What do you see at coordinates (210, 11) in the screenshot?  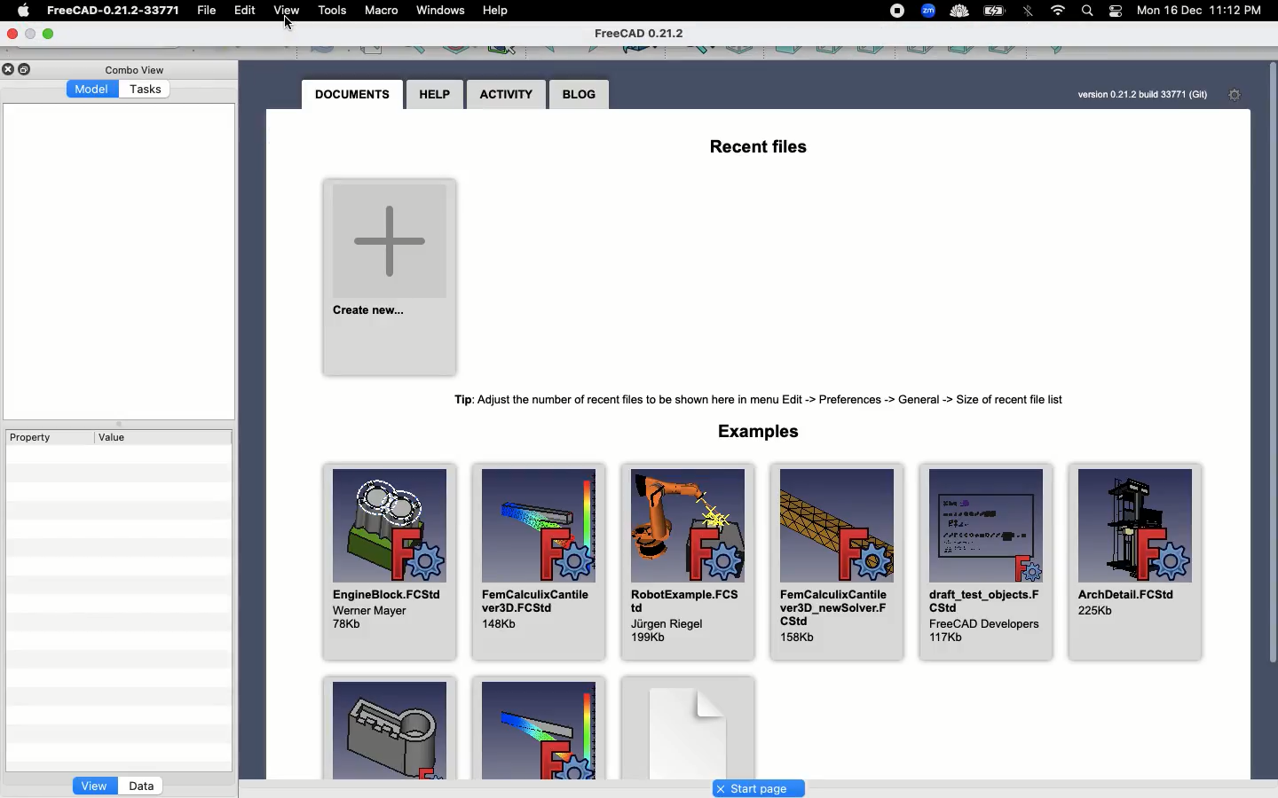 I see `File` at bounding box center [210, 11].